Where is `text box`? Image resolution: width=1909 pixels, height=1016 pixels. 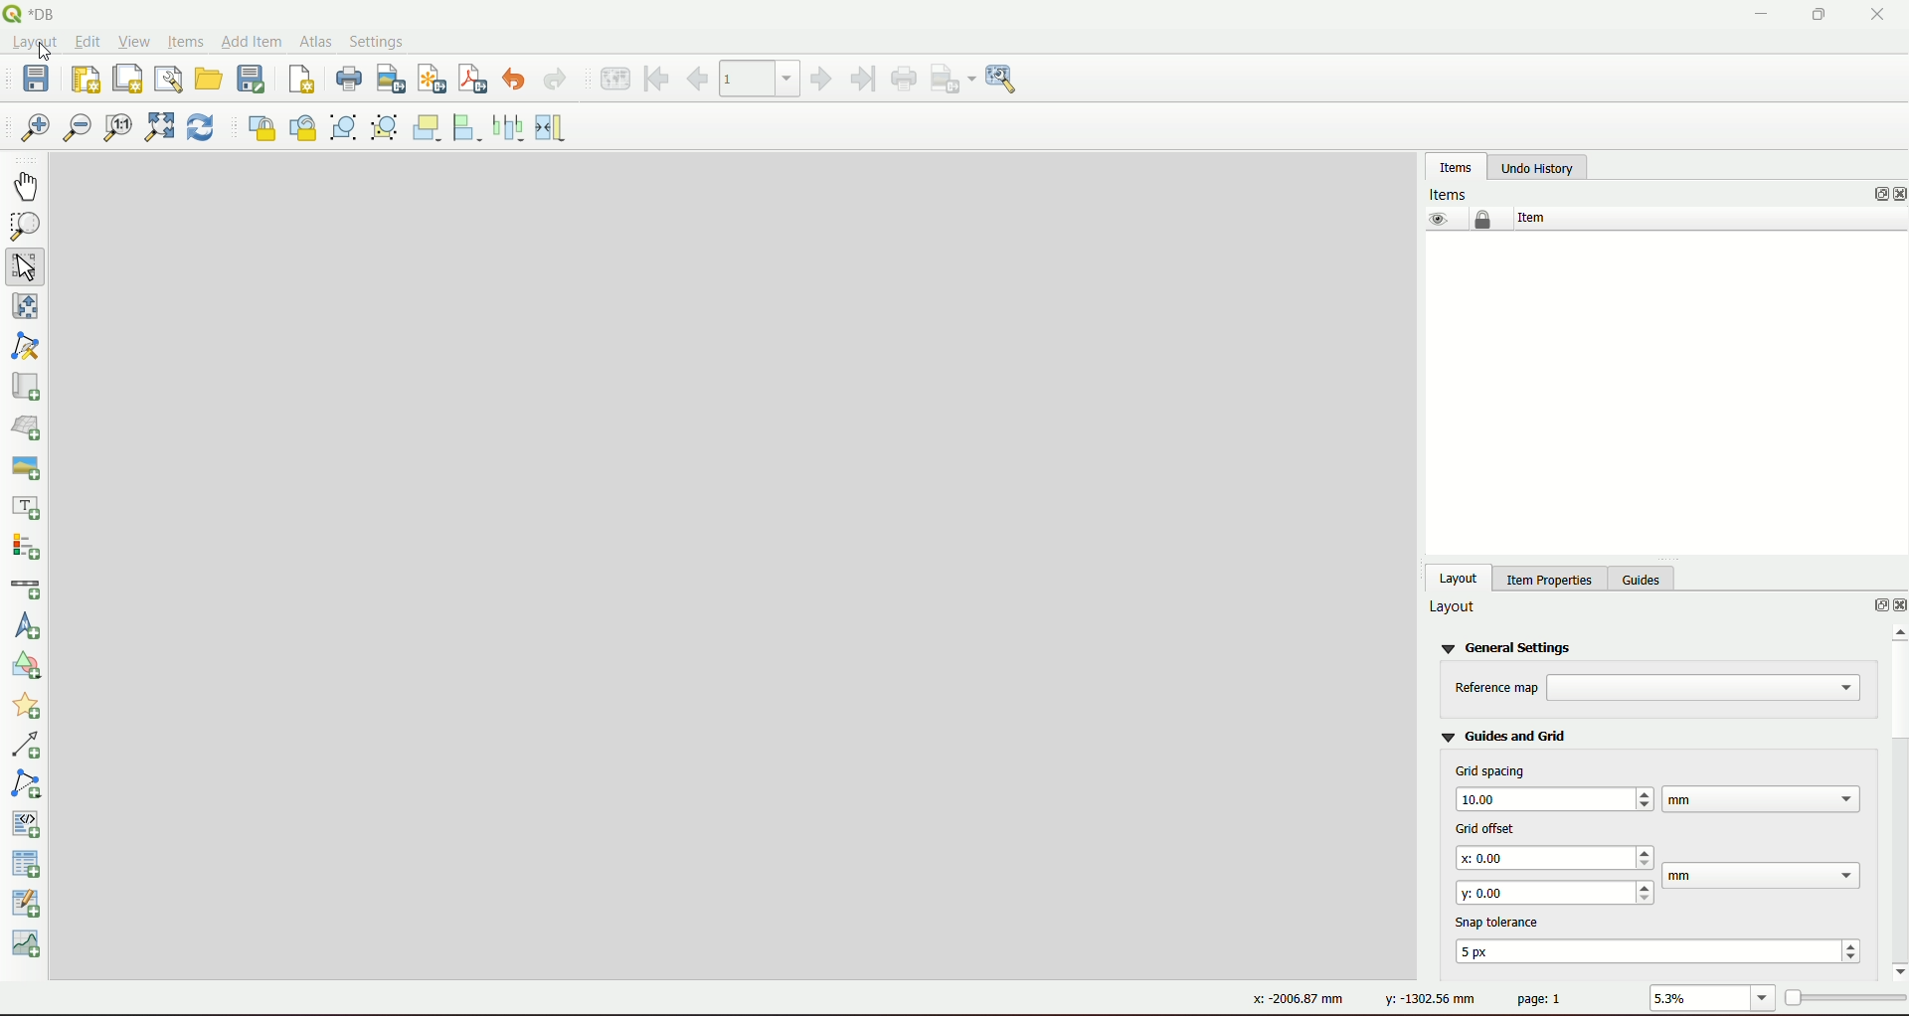
text box is located at coordinates (1553, 797).